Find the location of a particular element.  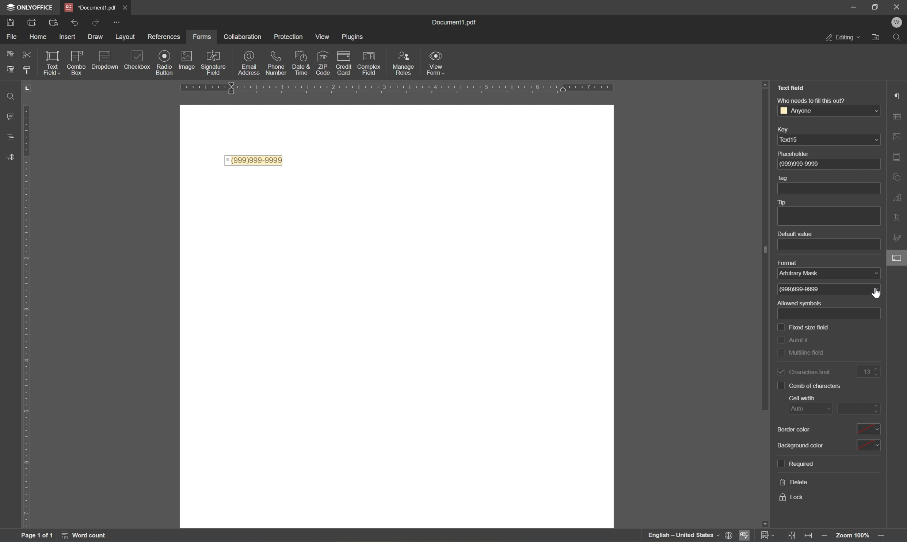

home is located at coordinates (37, 38).